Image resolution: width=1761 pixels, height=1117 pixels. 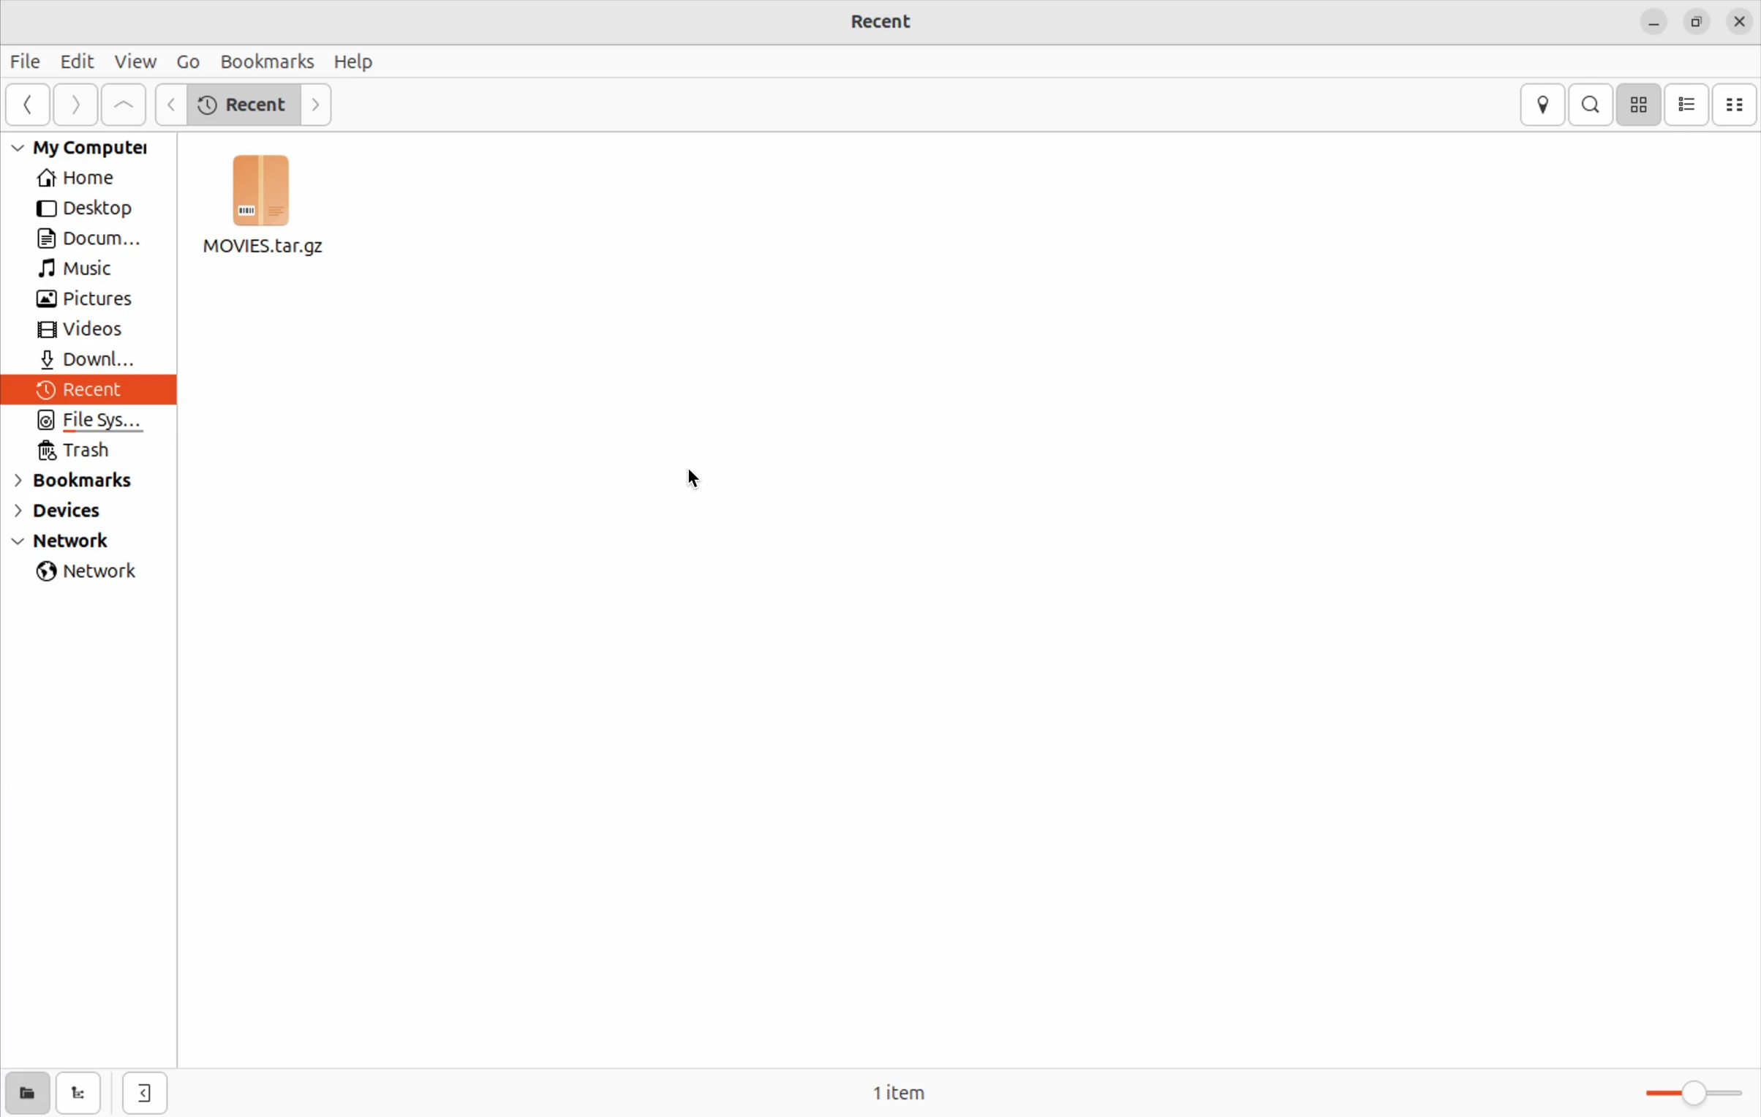 I want to click on bookmarks, so click(x=264, y=61).